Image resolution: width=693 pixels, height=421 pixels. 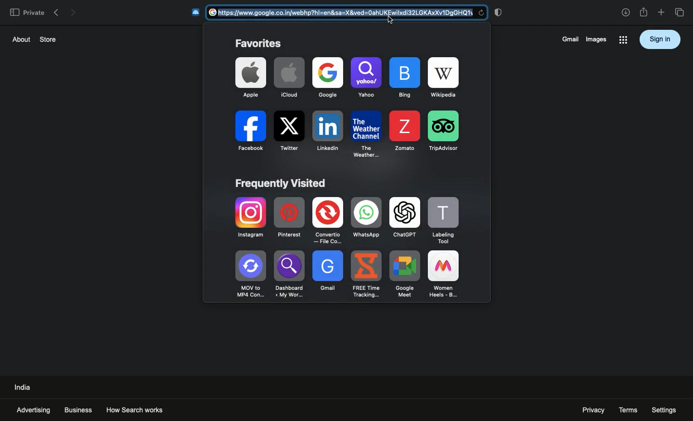 What do you see at coordinates (144, 408) in the screenshot?
I see `how search works` at bounding box center [144, 408].